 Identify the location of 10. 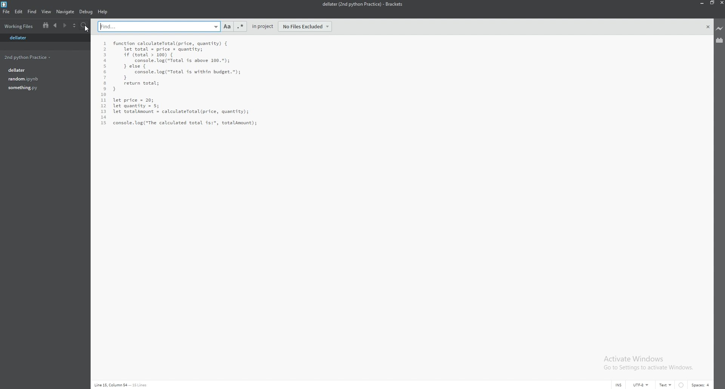
(103, 95).